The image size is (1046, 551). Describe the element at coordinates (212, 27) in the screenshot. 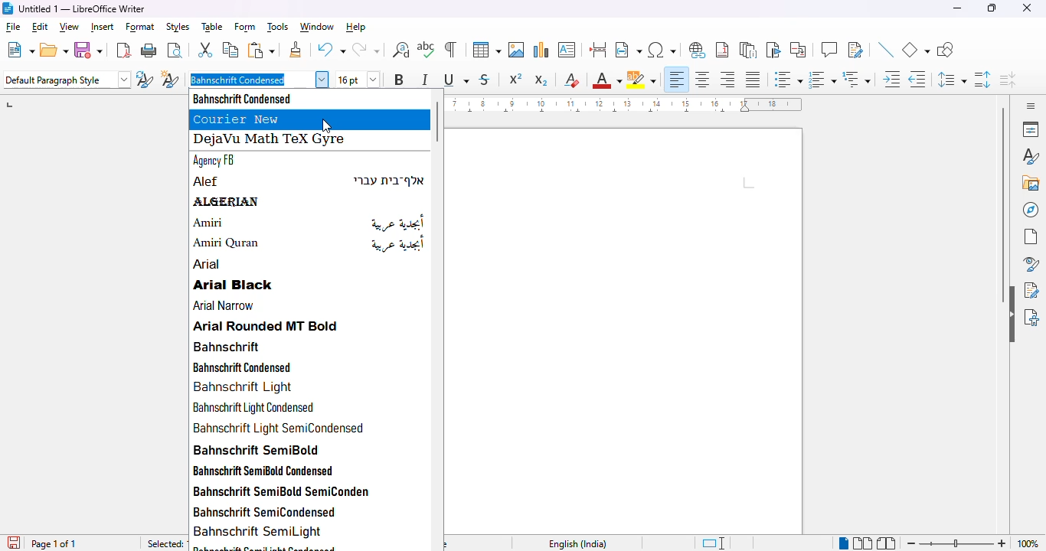

I see `table` at that location.